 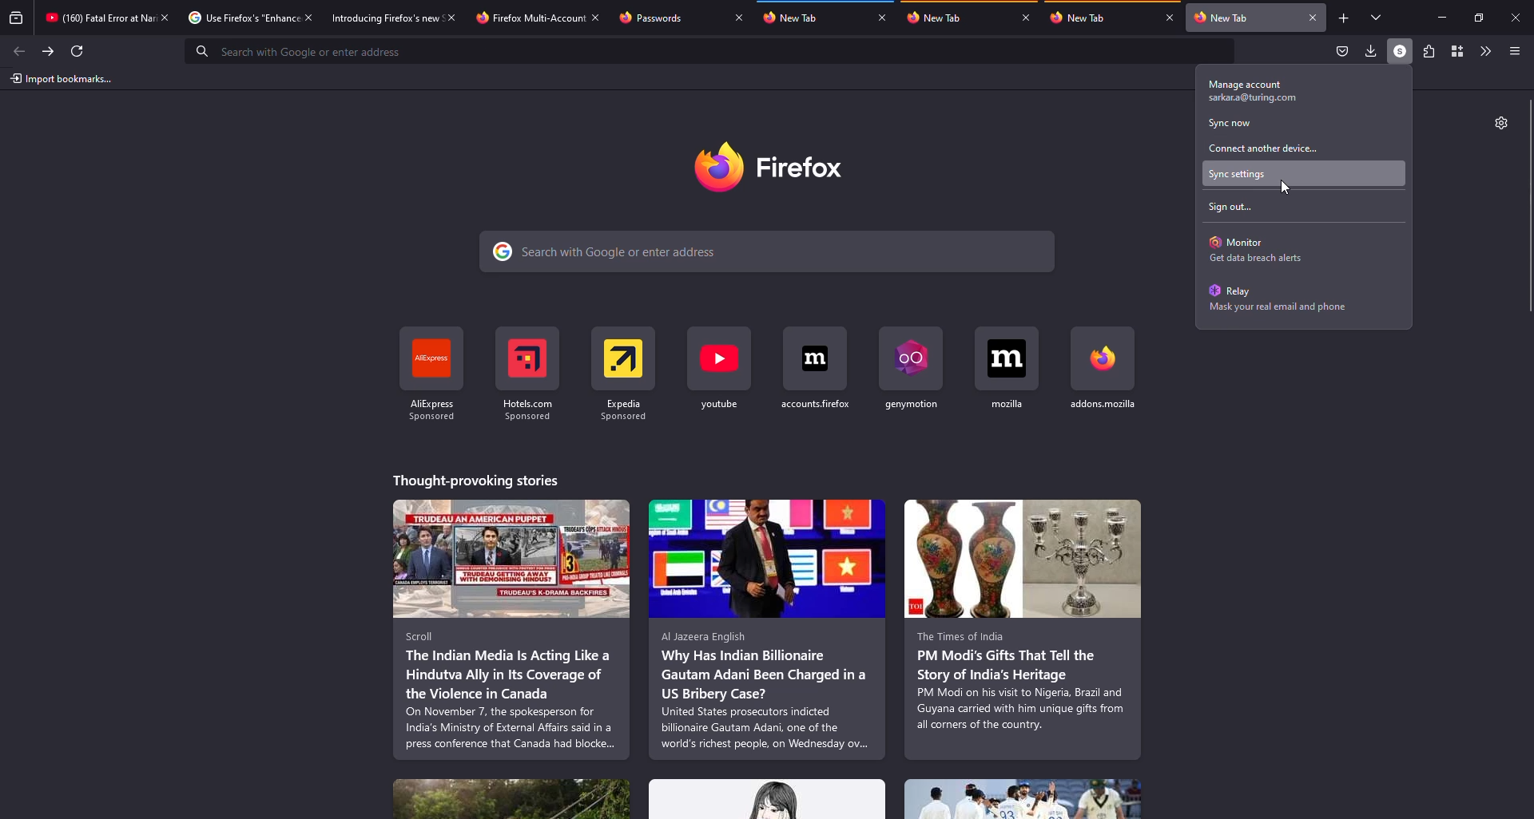 What do you see at coordinates (1304, 89) in the screenshot?
I see `manage account` at bounding box center [1304, 89].